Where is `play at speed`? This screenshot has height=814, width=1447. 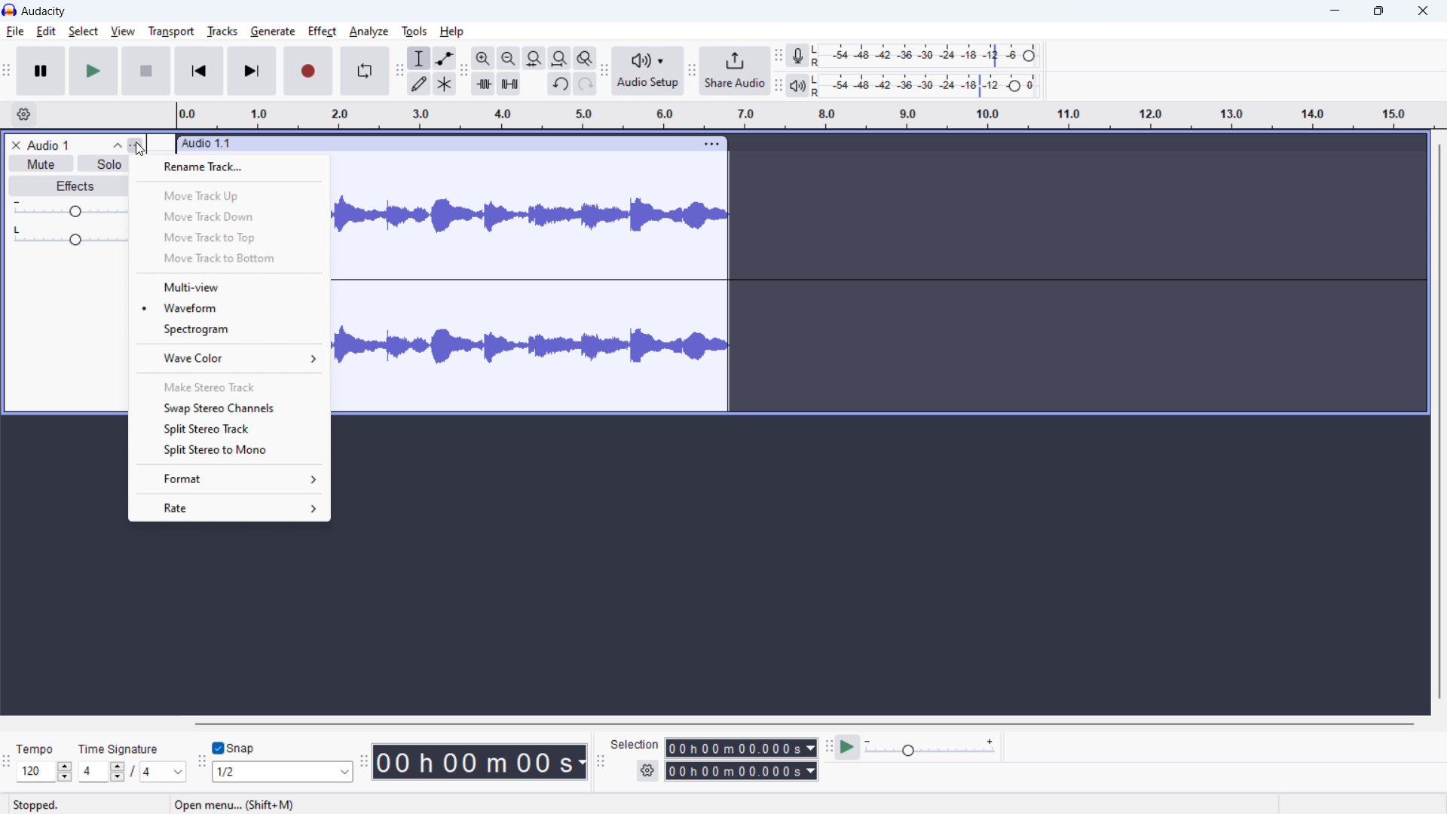 play at speed is located at coordinates (849, 748).